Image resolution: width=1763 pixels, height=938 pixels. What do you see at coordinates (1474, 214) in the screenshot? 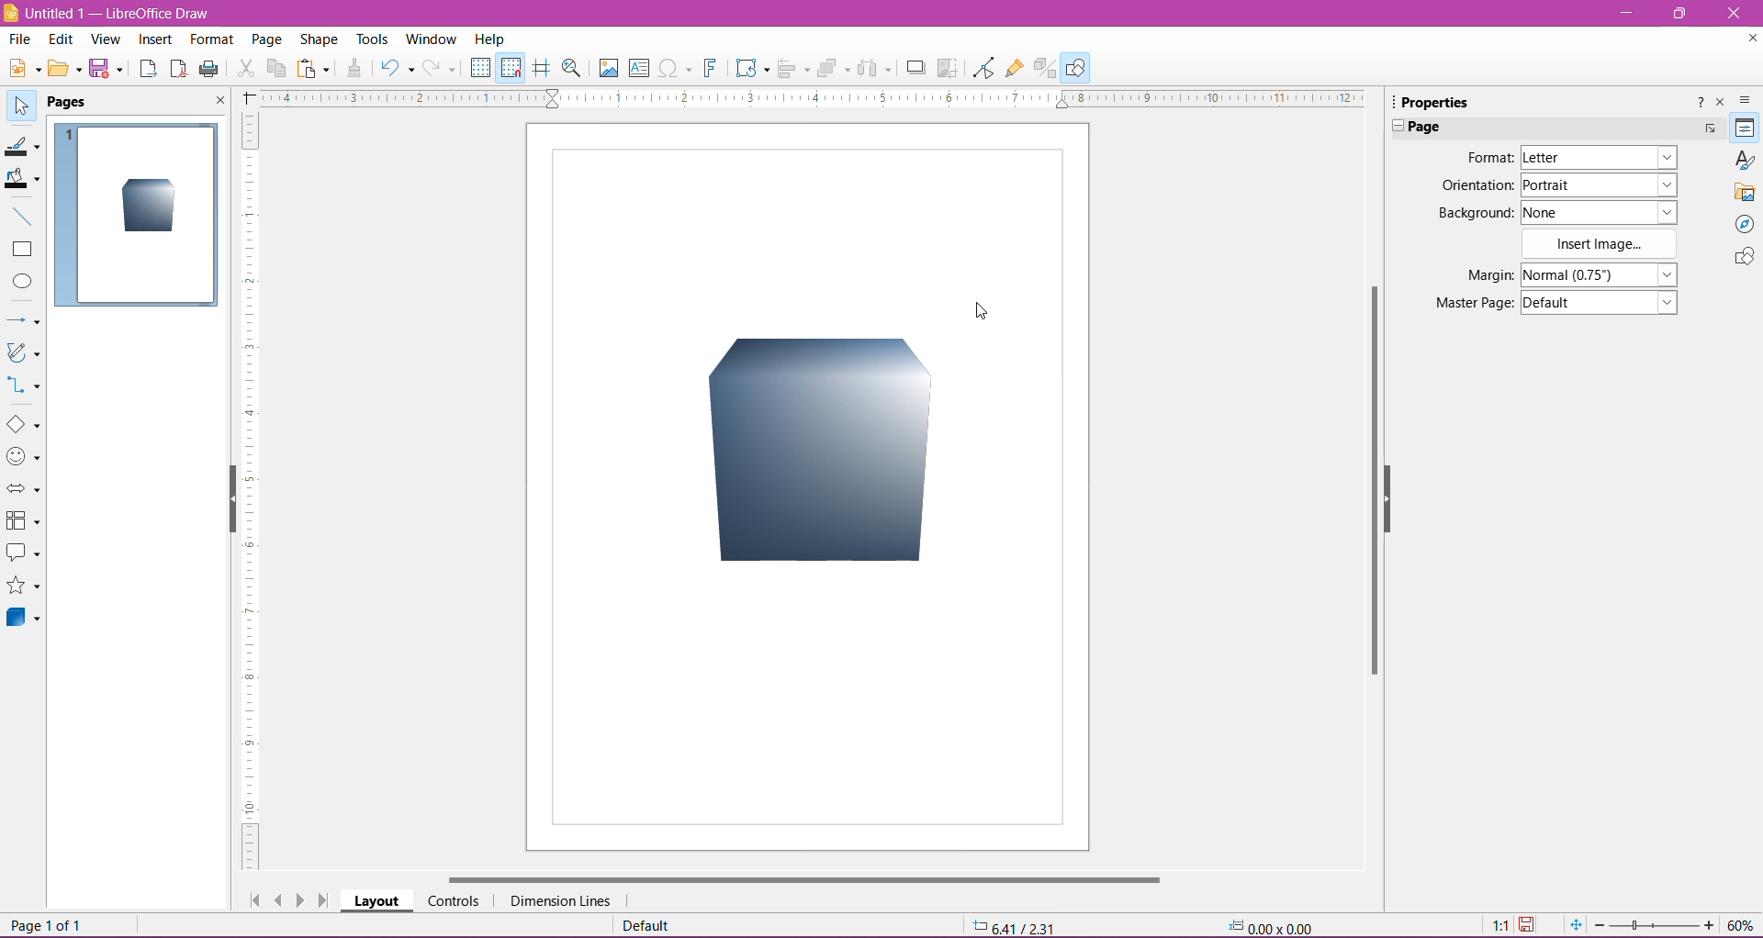
I see `Background` at bounding box center [1474, 214].